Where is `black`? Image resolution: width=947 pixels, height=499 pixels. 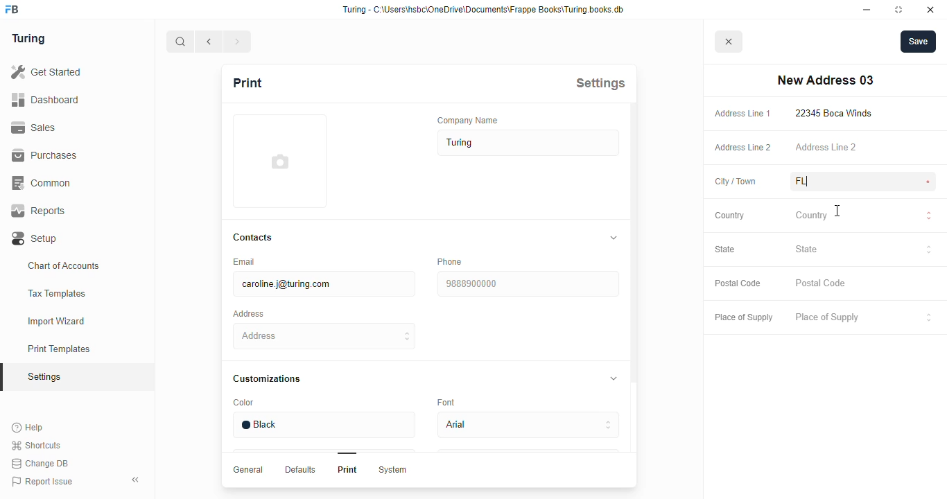
black is located at coordinates (323, 425).